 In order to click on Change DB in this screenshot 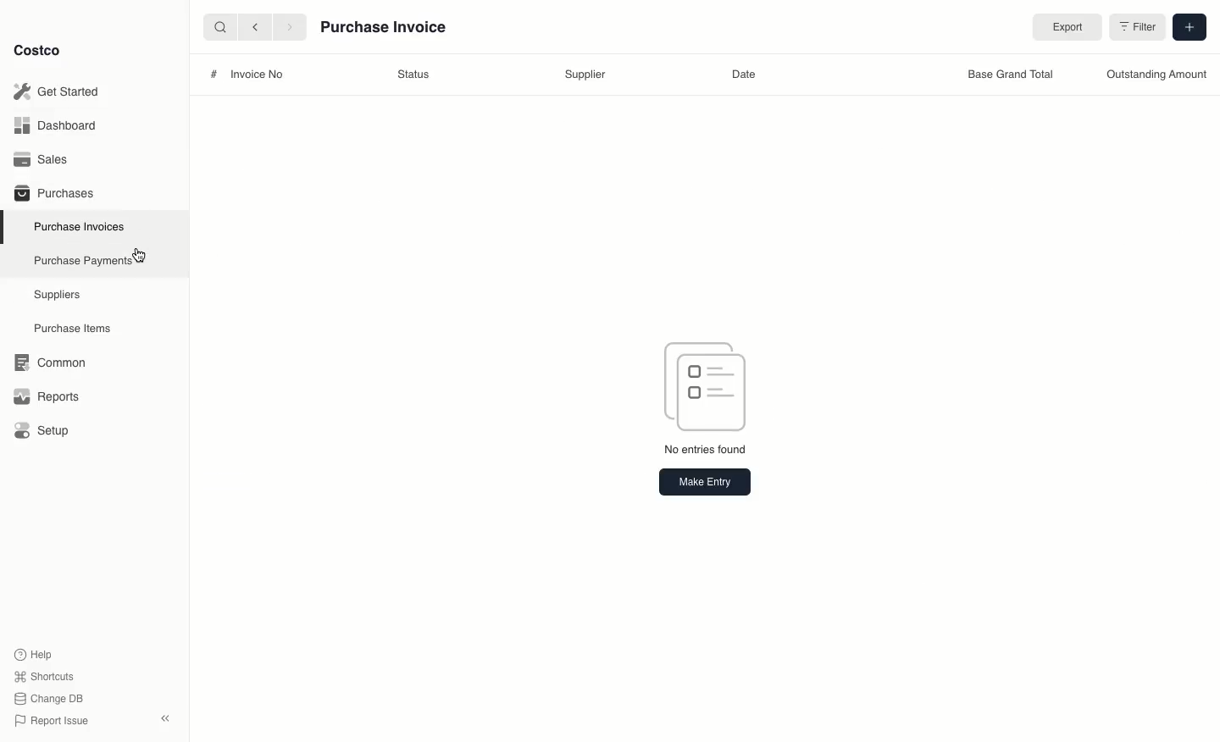, I will do `click(52, 699)`.